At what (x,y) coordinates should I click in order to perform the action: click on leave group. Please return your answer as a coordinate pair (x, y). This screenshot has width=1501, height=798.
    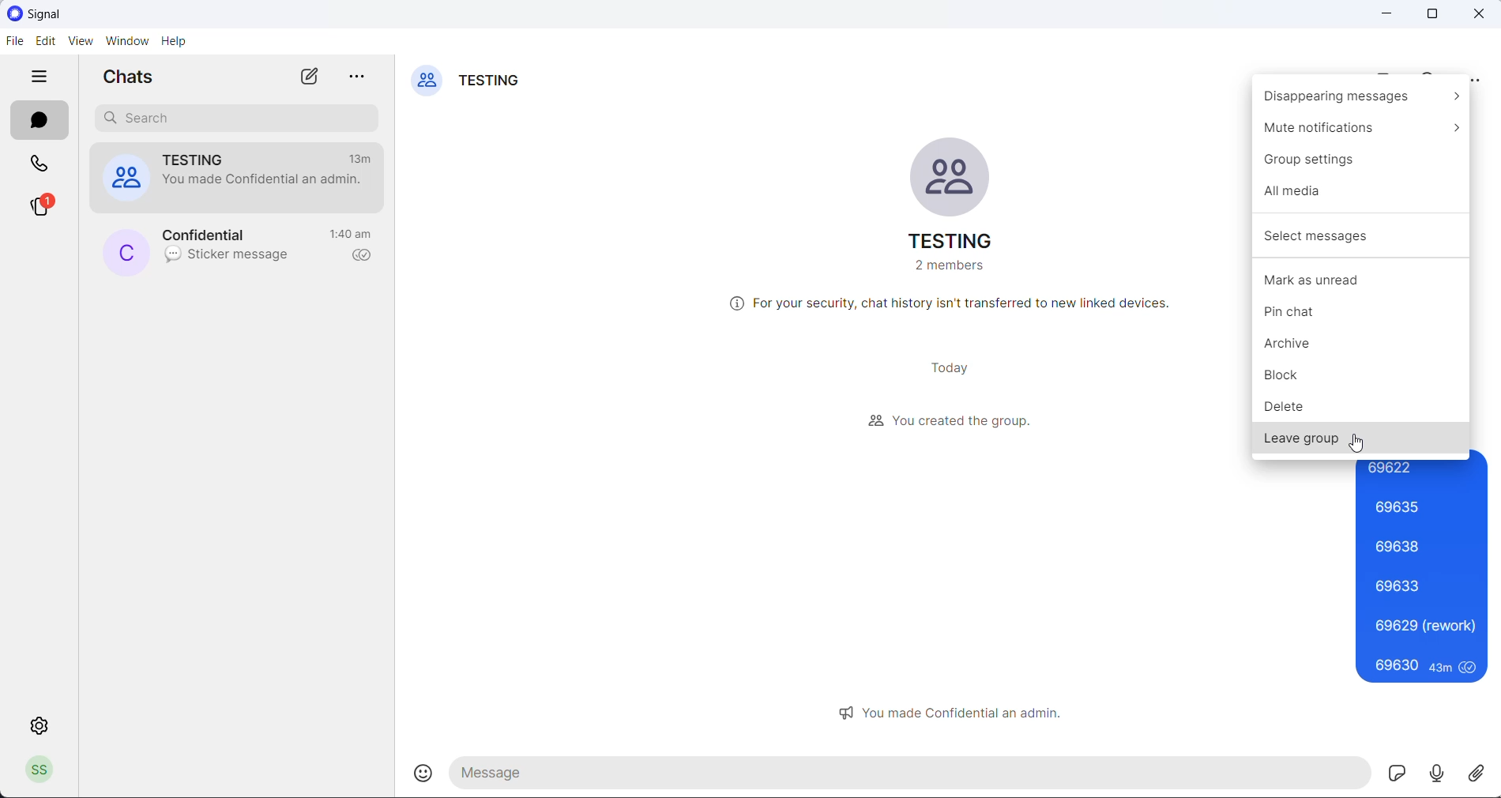
    Looking at the image, I should click on (1362, 439).